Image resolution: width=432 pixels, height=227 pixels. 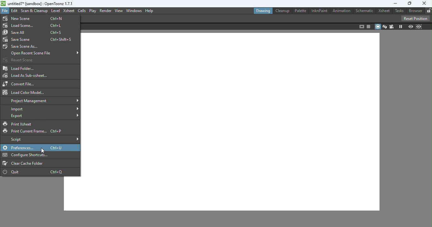 What do you see at coordinates (68, 11) in the screenshot?
I see `Xsheet` at bounding box center [68, 11].